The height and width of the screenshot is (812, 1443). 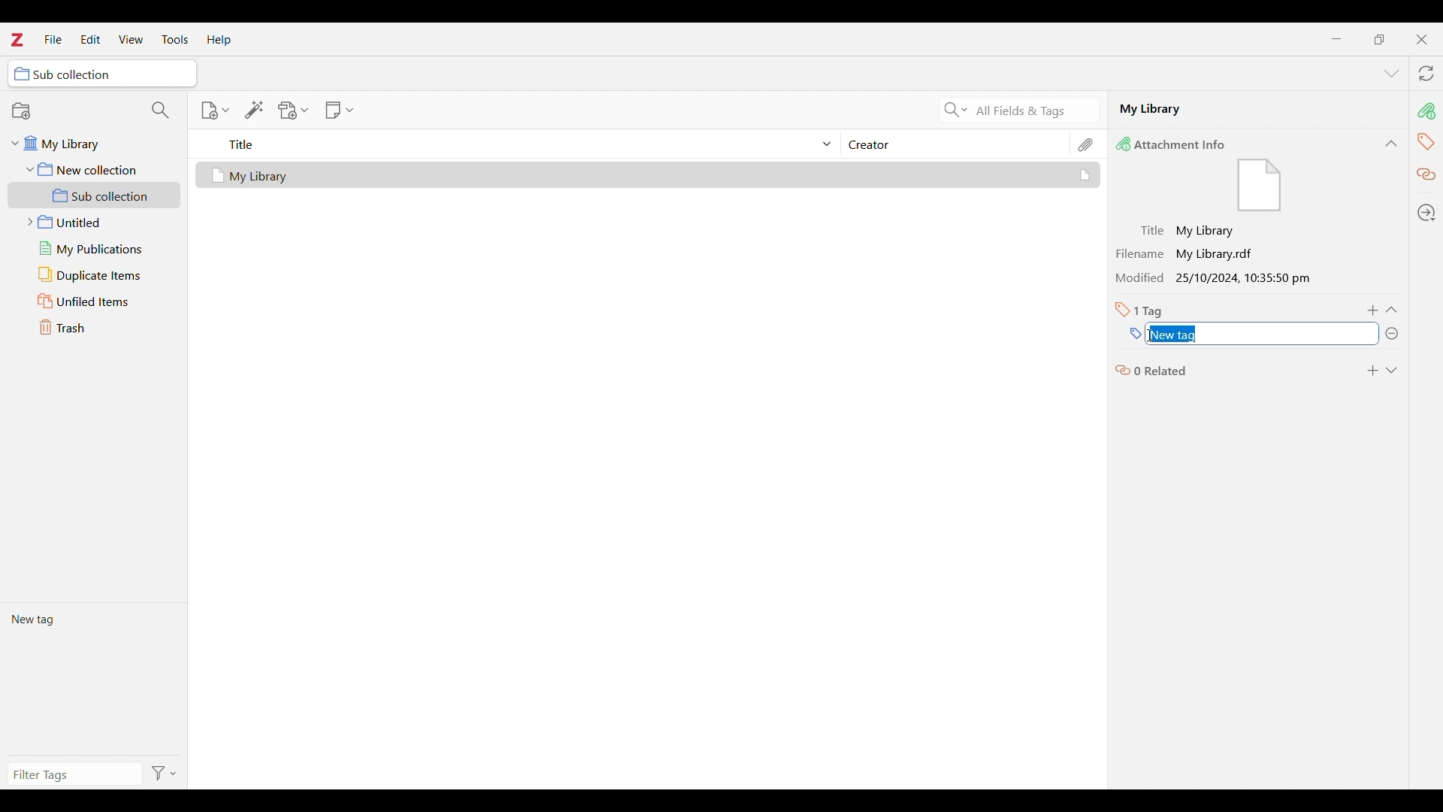 What do you see at coordinates (161, 110) in the screenshot?
I see `Filter collections` at bounding box center [161, 110].